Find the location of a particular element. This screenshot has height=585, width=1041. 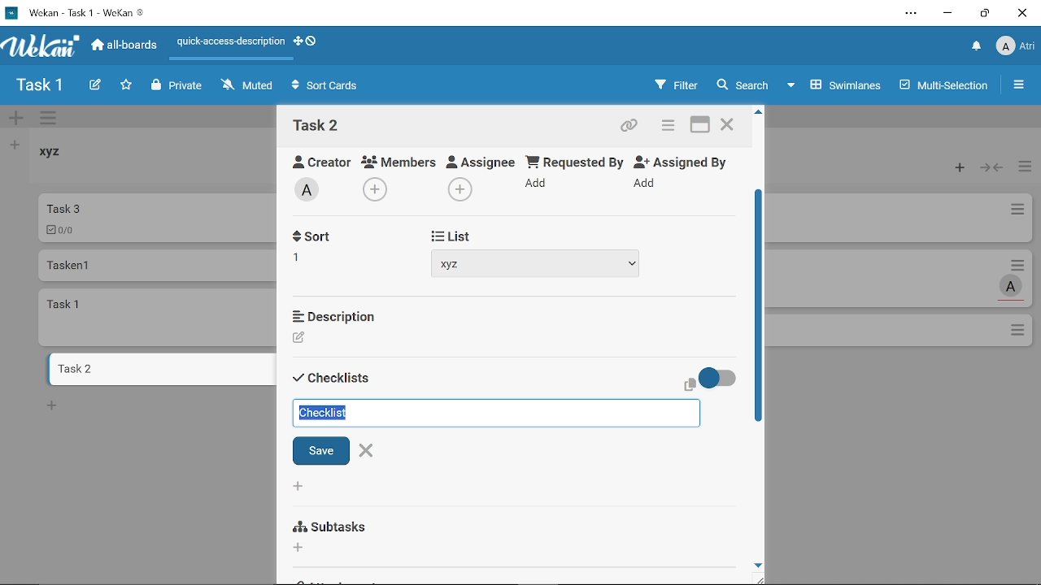

Add is located at coordinates (299, 487).